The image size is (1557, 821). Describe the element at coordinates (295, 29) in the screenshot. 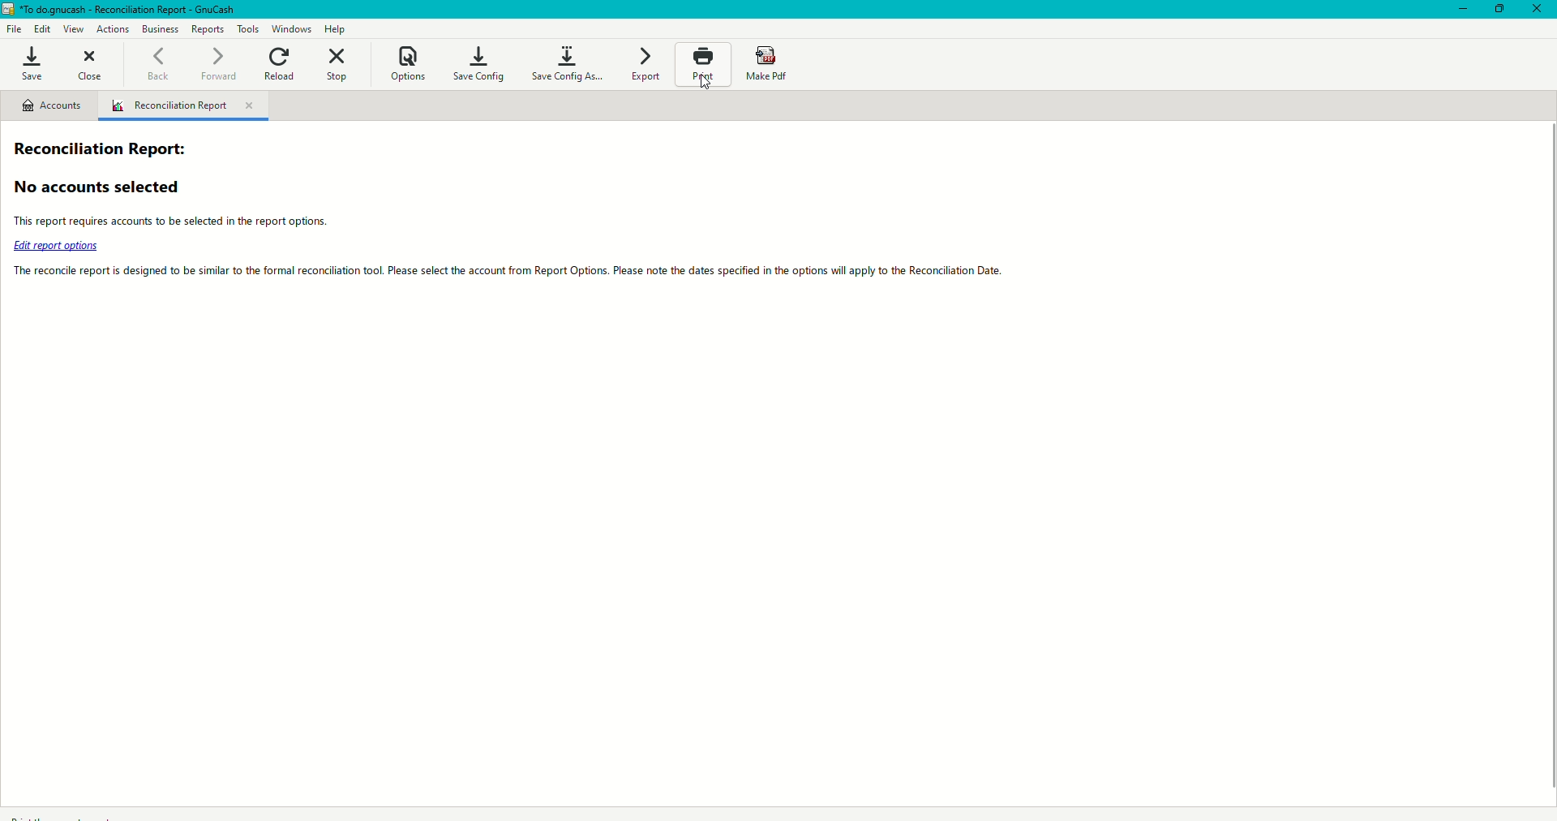

I see `Windows` at that location.